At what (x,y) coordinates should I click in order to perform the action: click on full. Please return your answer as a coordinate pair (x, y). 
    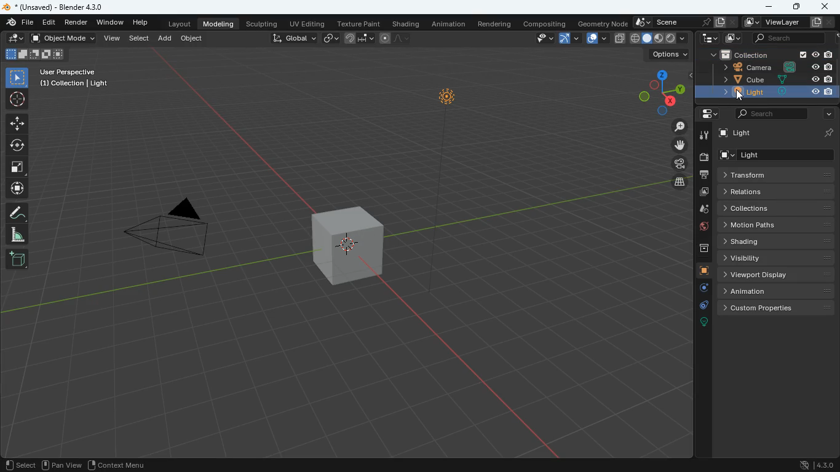
    Looking at the image, I should click on (646, 39).